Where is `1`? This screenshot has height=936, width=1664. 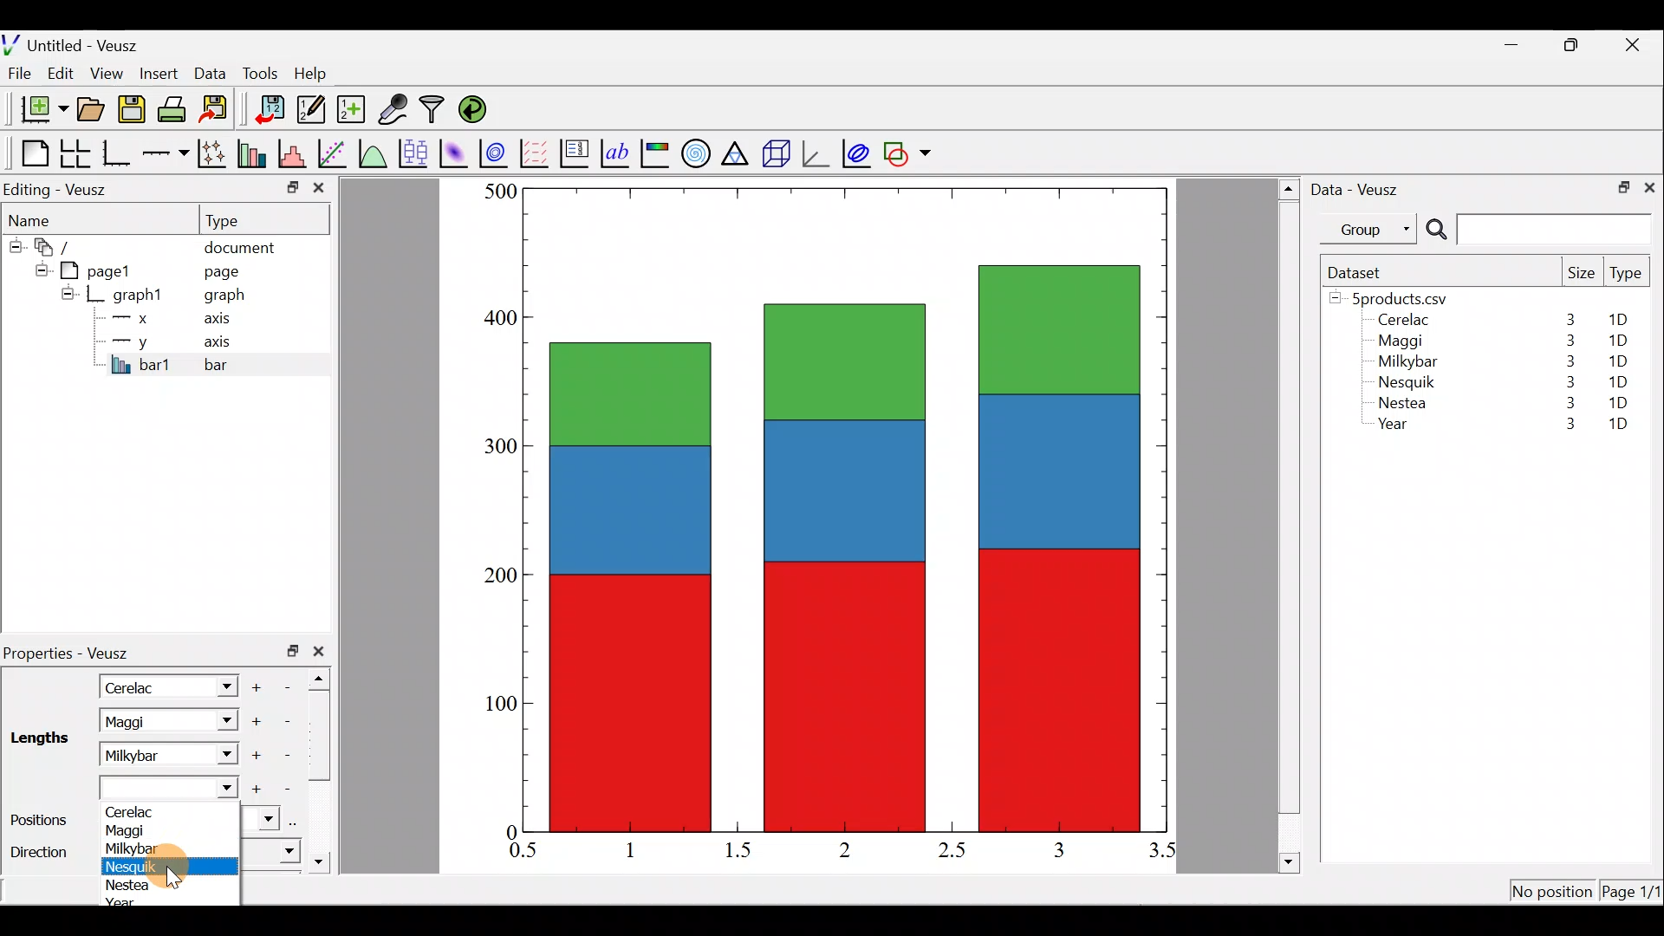
1 is located at coordinates (643, 849).